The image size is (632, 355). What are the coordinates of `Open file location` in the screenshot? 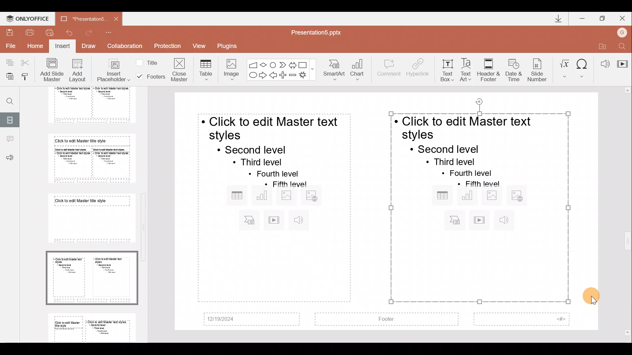 It's located at (601, 45).